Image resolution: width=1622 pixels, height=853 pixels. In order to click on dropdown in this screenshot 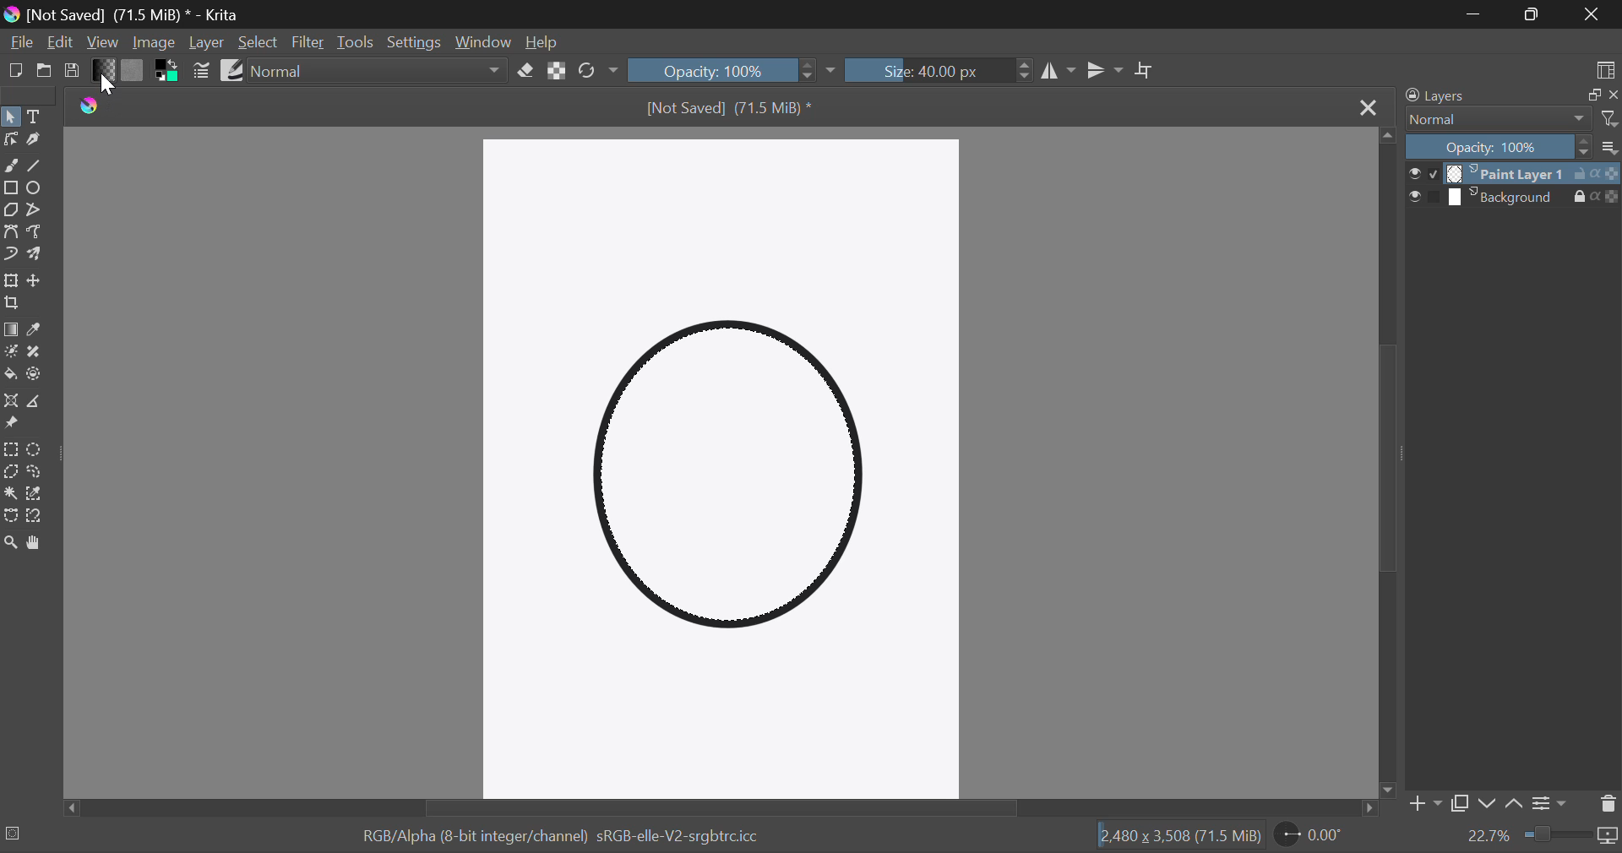, I will do `click(833, 72)`.